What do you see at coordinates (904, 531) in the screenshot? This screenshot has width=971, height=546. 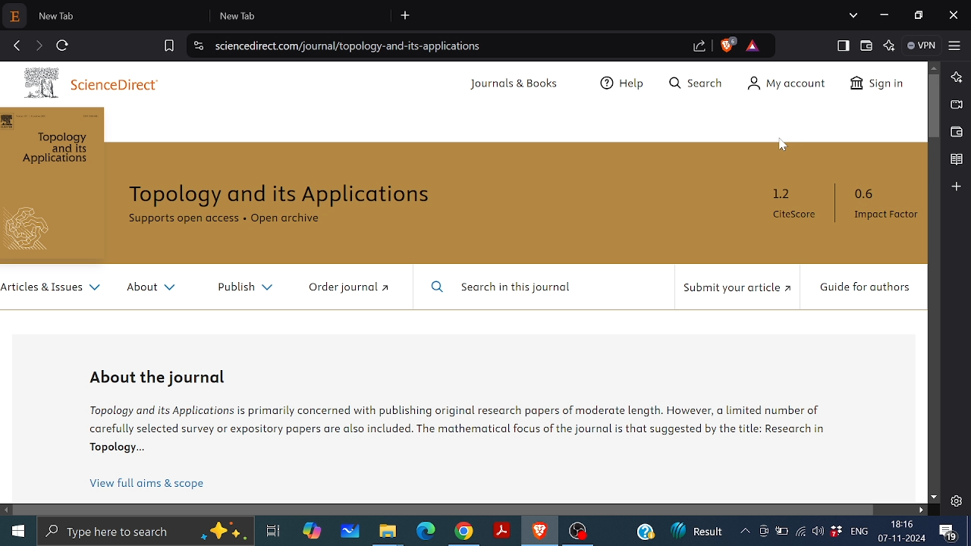 I see `Date and time` at bounding box center [904, 531].